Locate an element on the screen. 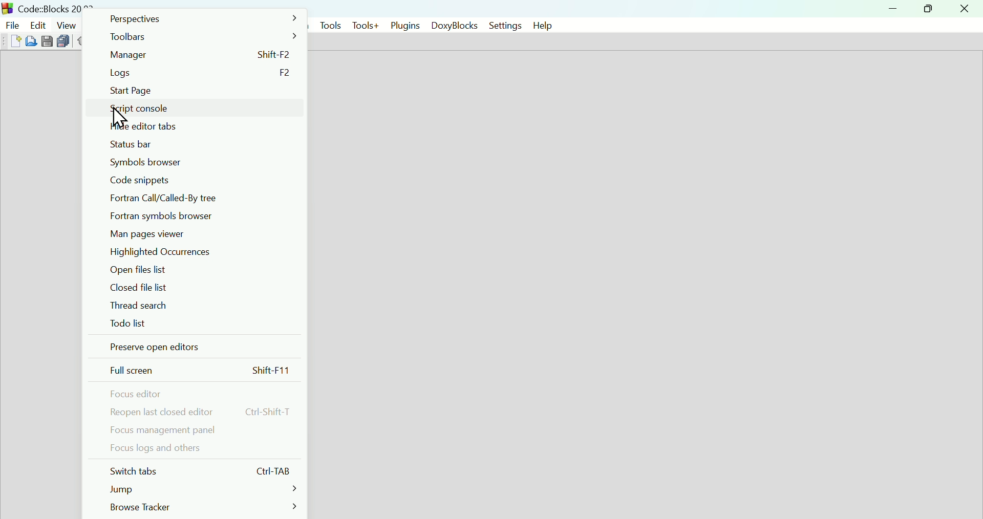 The height and width of the screenshot is (519, 983). help is located at coordinates (541, 25).